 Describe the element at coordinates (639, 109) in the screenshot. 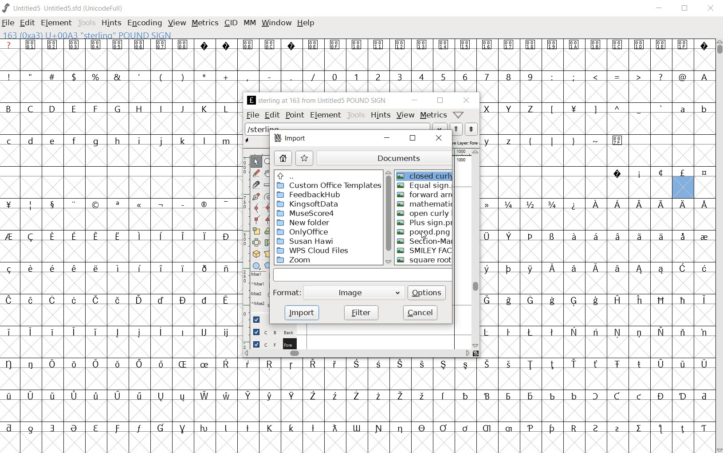

I see `_` at that location.